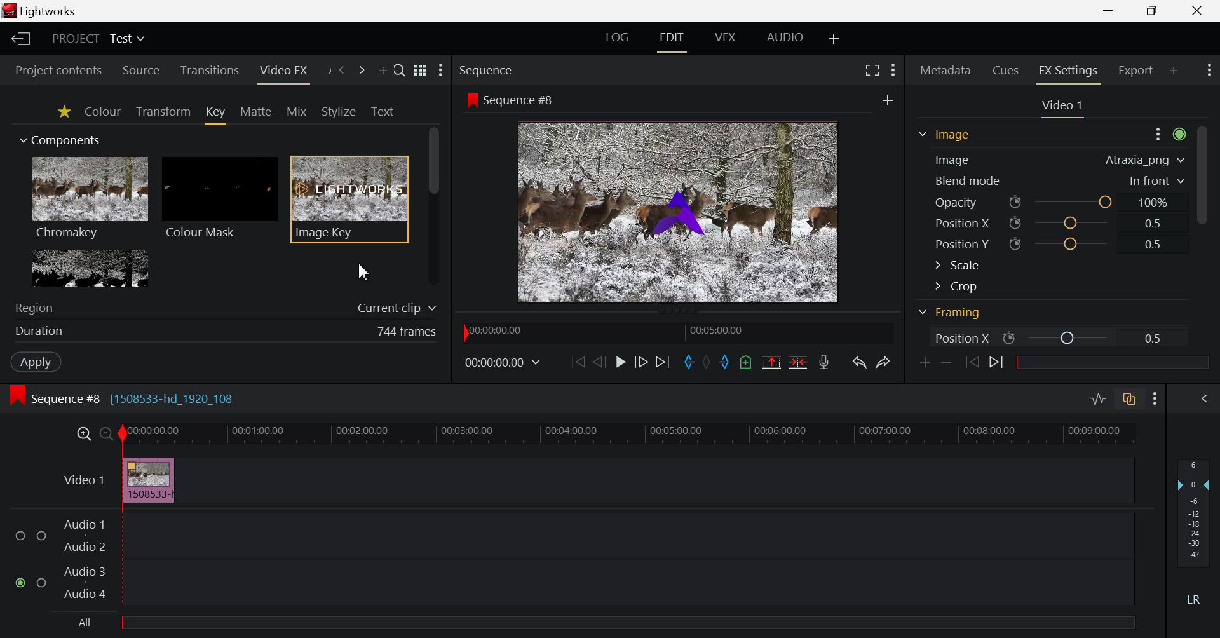 This screenshot has width=1220, height=638. Describe the element at coordinates (86, 572) in the screenshot. I see `Audio 3` at that location.